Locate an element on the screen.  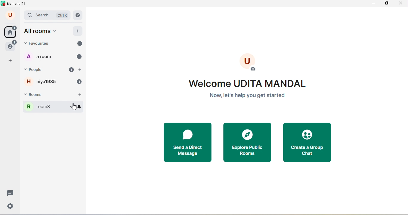
unread message symbol is located at coordinates (79, 57).